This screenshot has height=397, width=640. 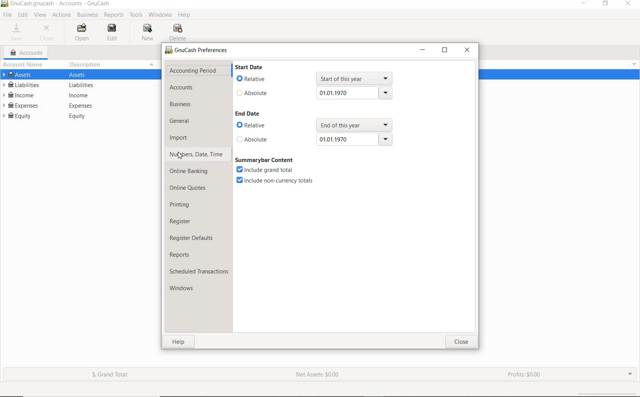 What do you see at coordinates (355, 124) in the screenshot?
I see `end of this year` at bounding box center [355, 124].